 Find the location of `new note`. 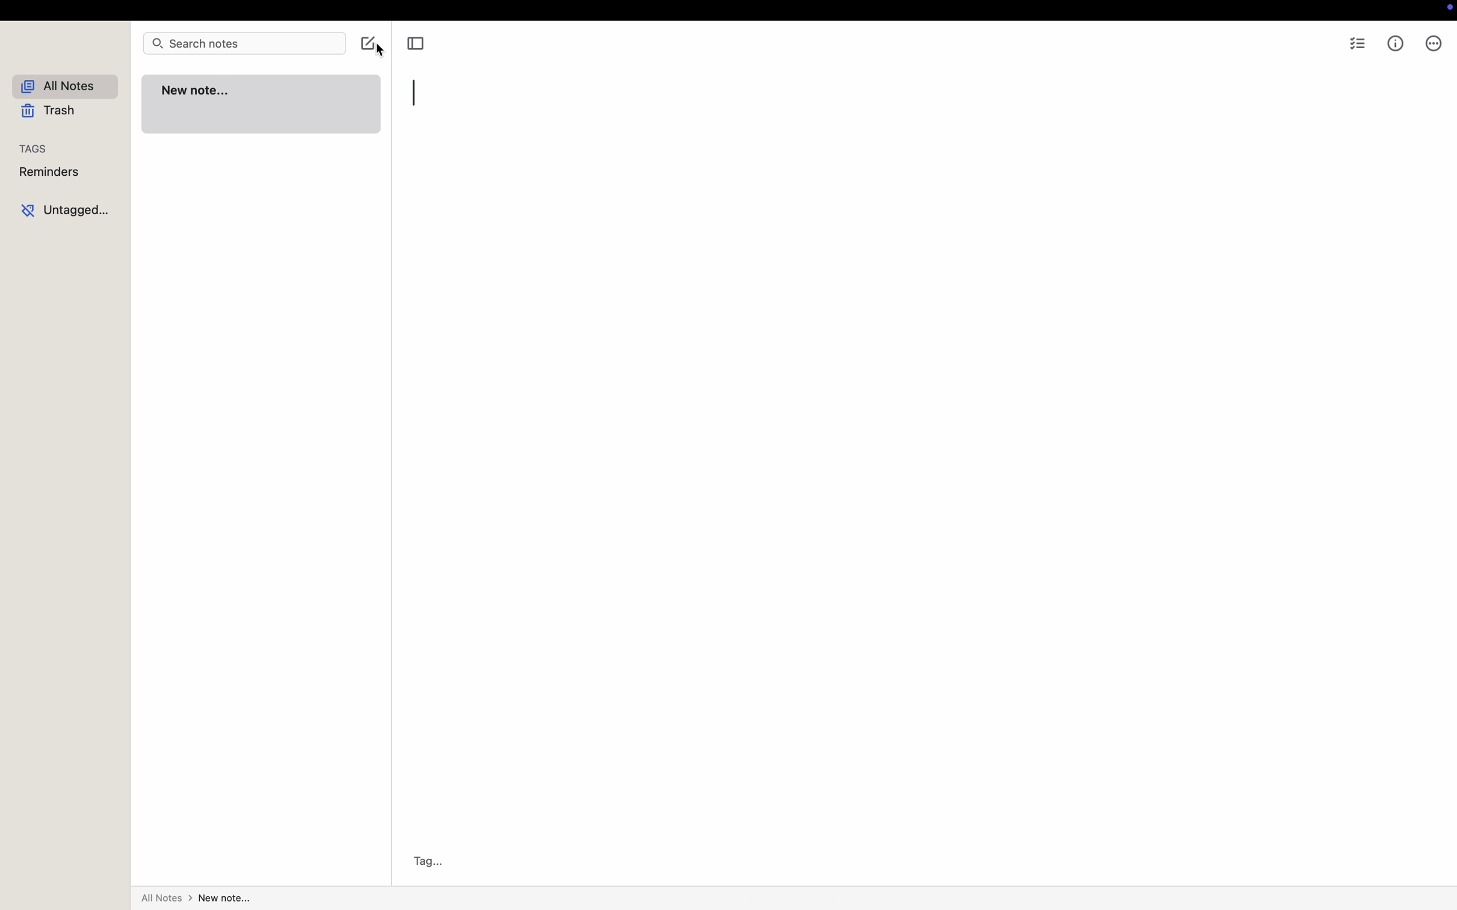

new note is located at coordinates (262, 104).